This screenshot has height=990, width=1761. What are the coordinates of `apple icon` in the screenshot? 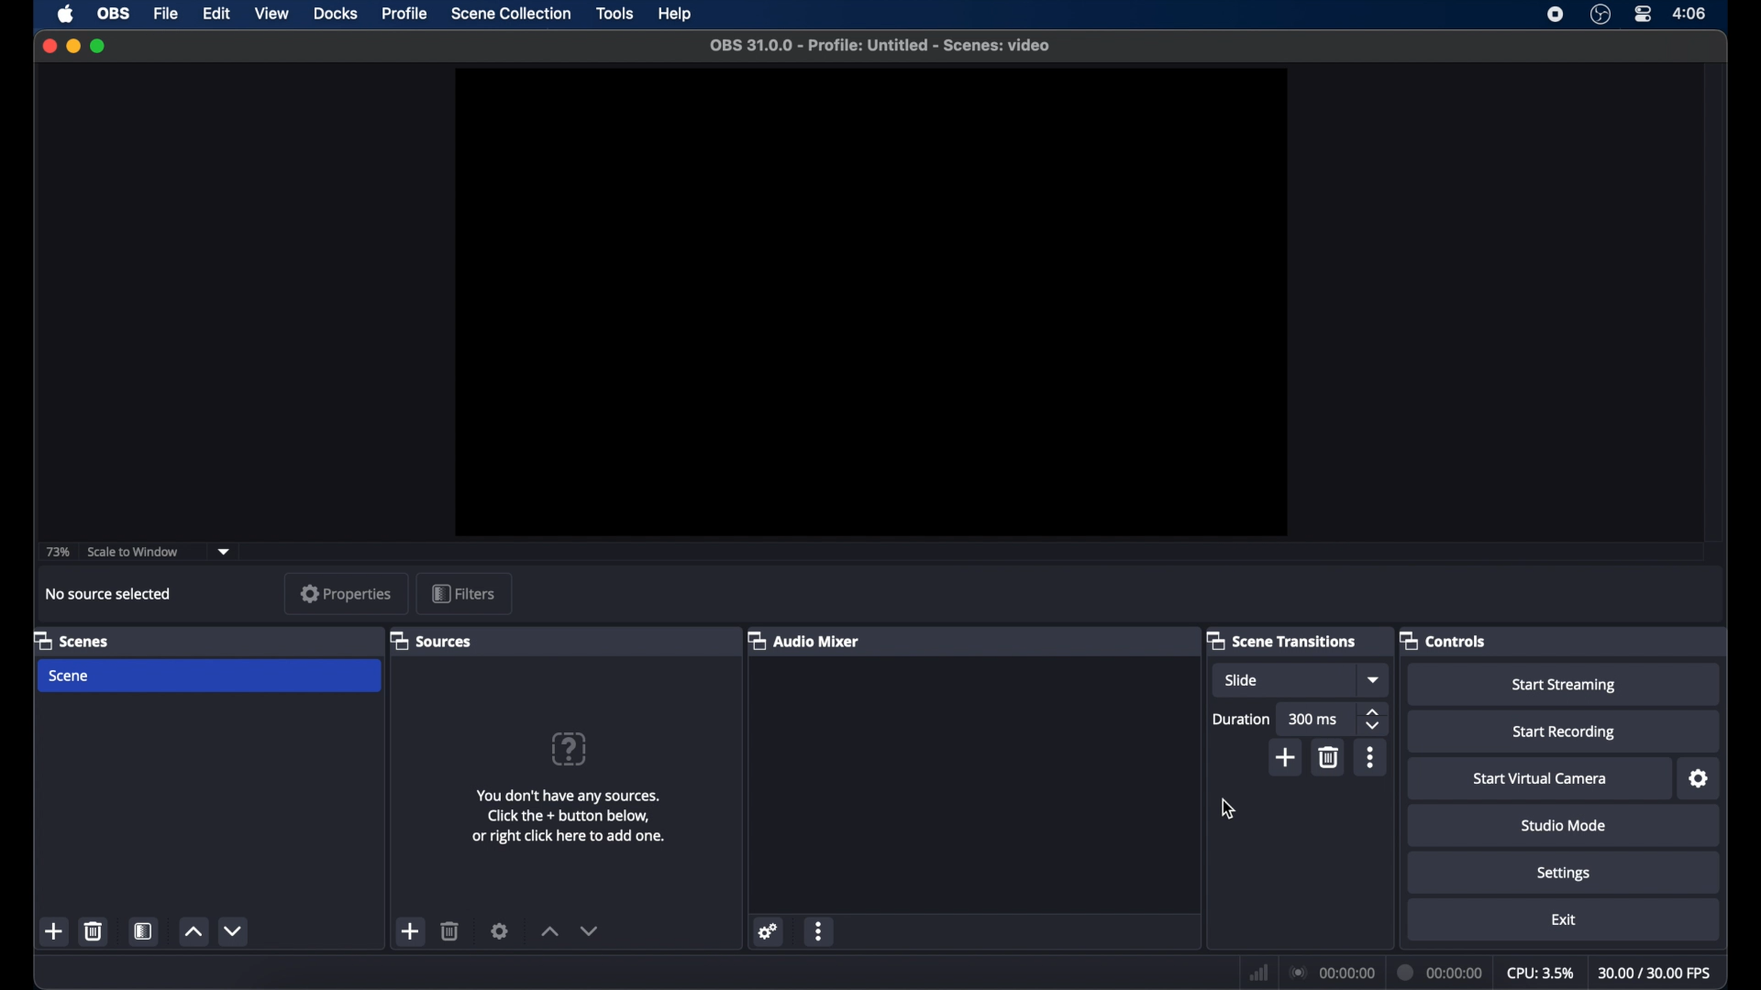 It's located at (67, 14).